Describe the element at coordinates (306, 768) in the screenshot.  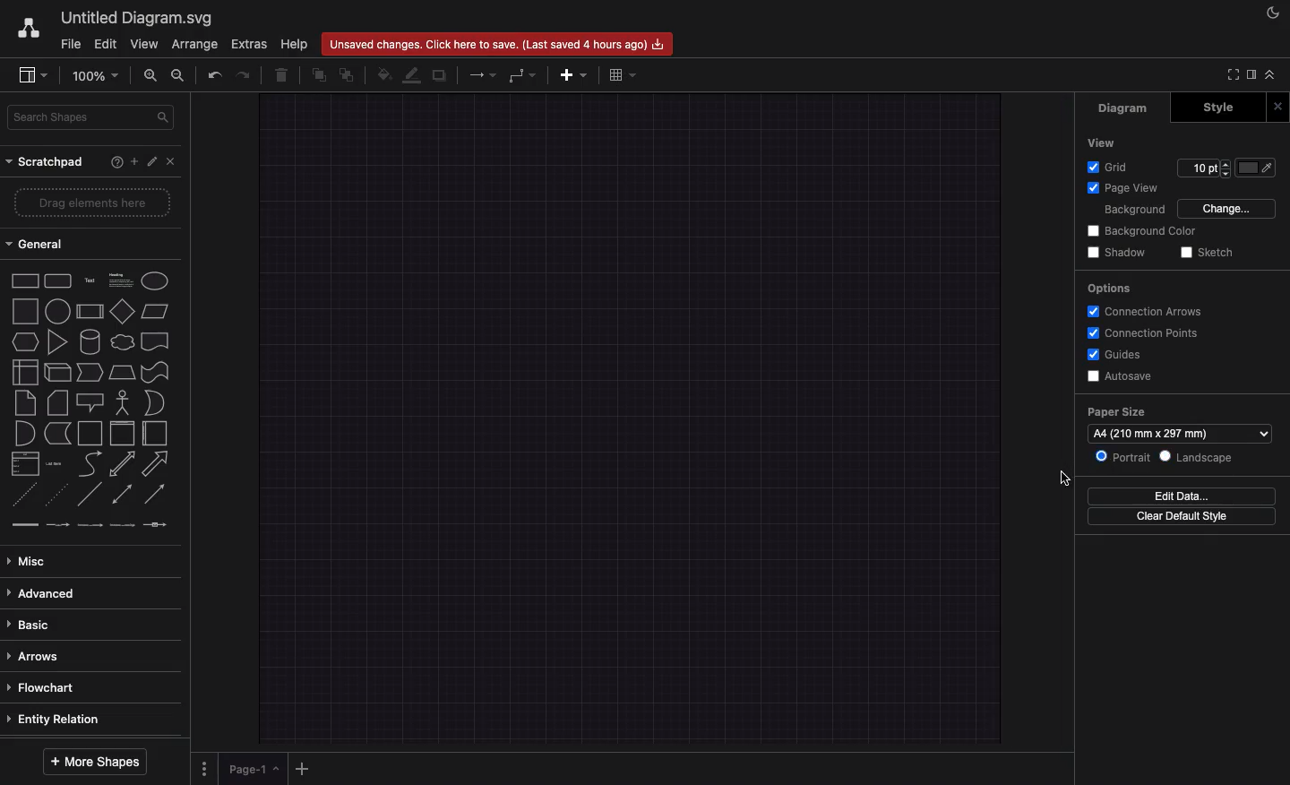
I see `Add` at that location.